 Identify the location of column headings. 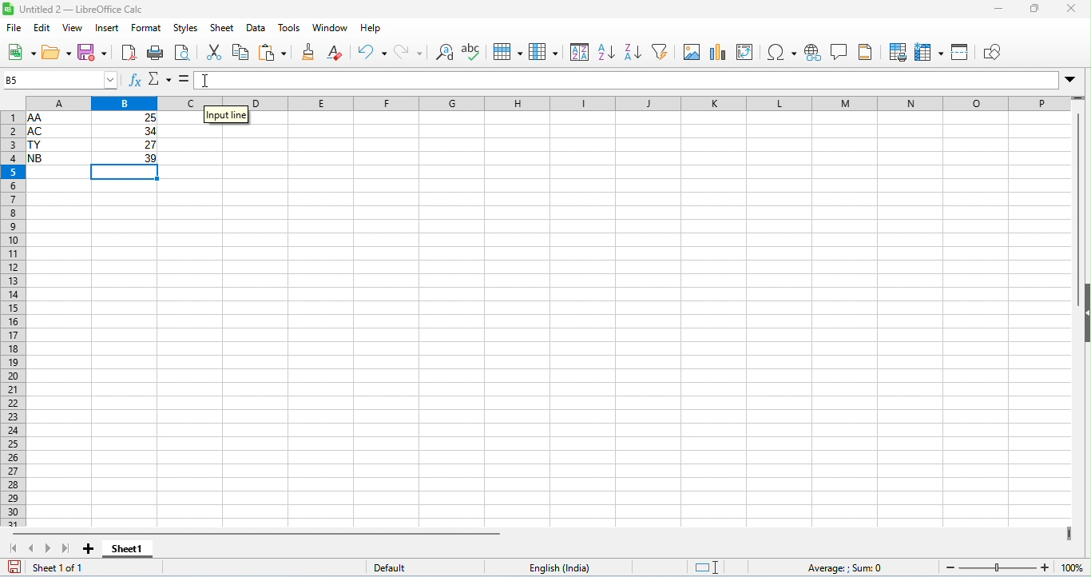
(542, 102).